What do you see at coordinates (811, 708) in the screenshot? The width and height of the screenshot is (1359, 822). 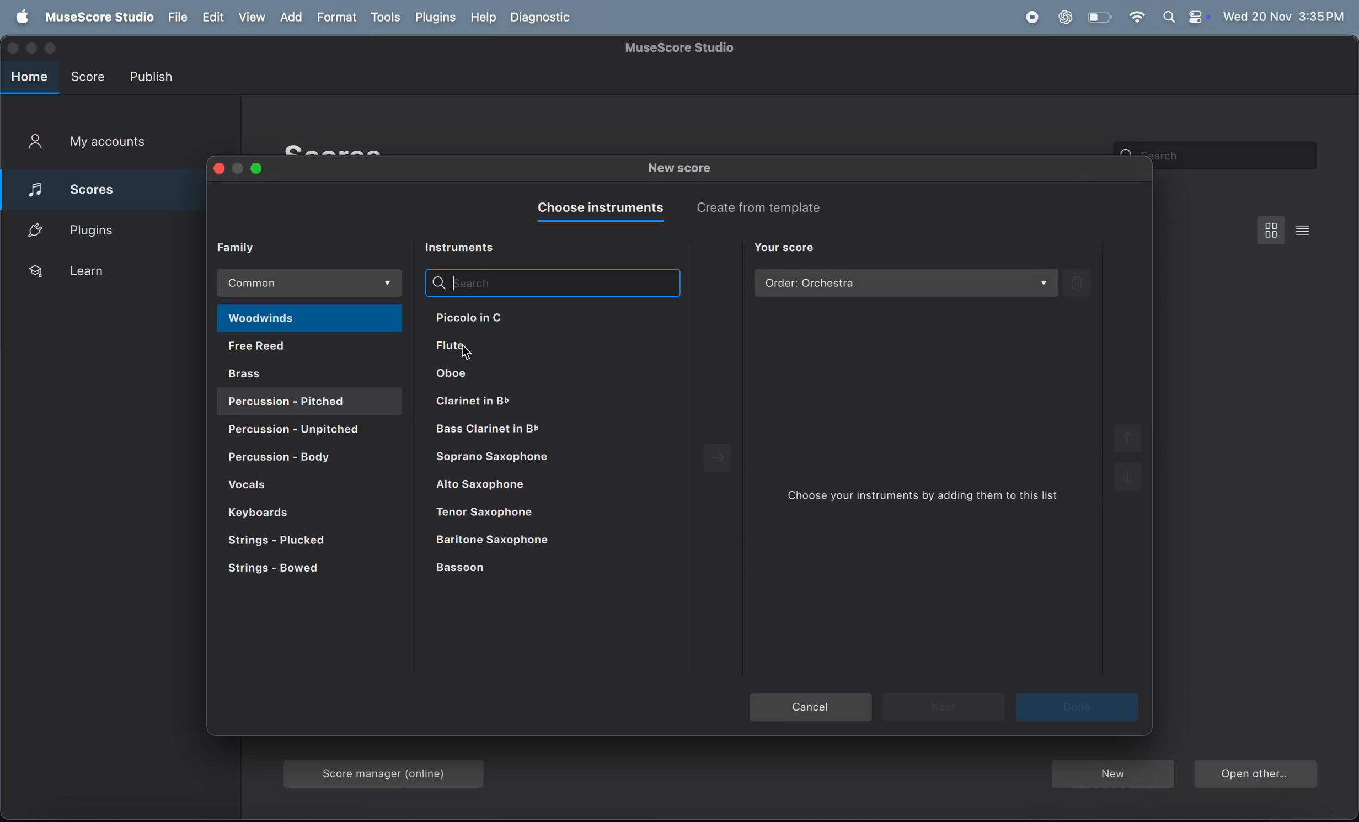 I see `cancel` at bounding box center [811, 708].